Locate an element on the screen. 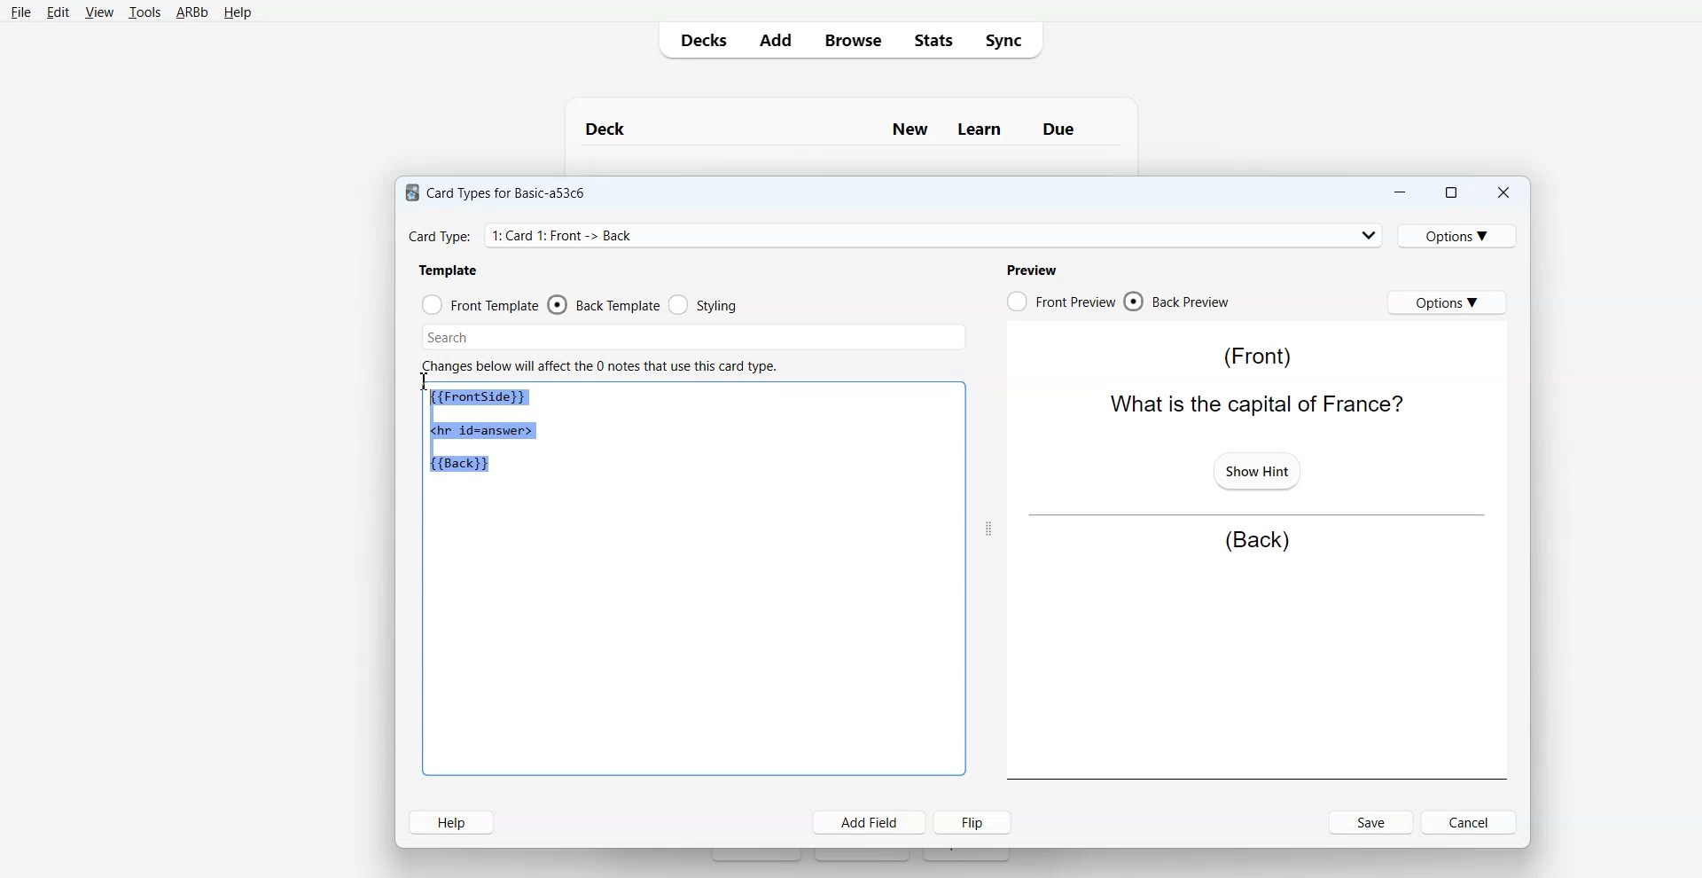 This screenshot has height=878, width=1702. Sync is located at coordinates (1009, 39).